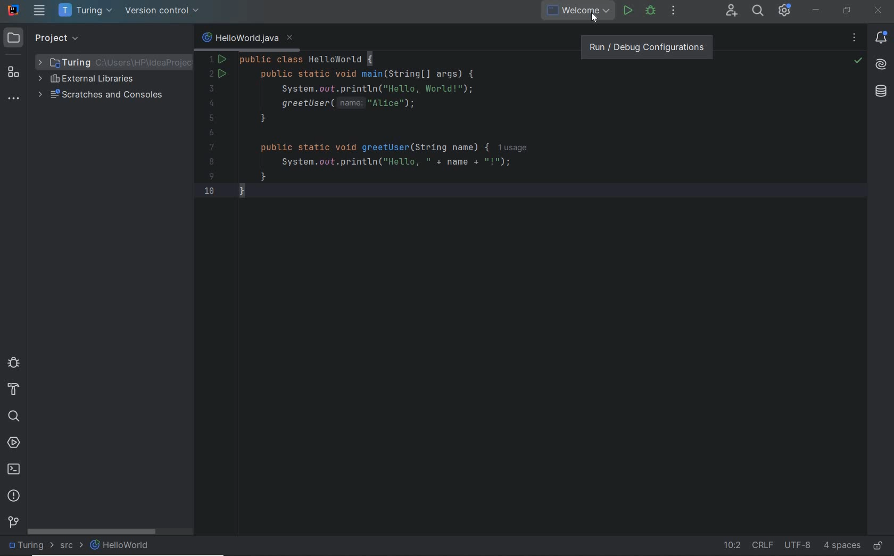  I want to click on run, so click(627, 10).